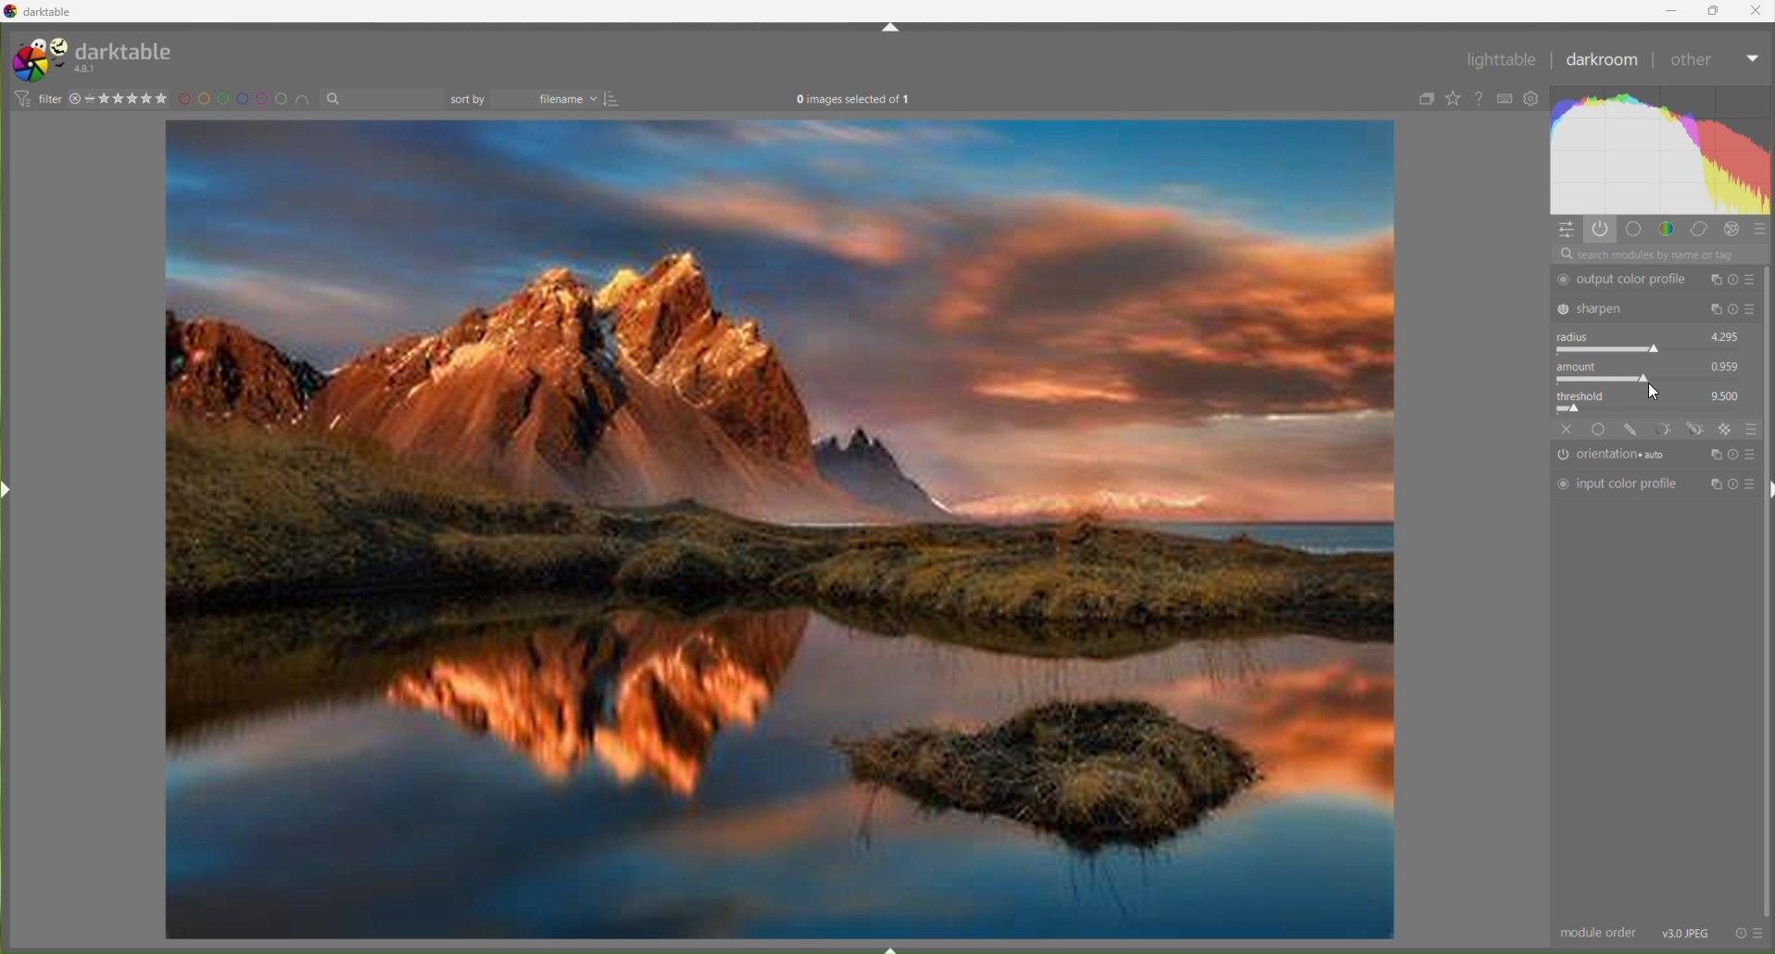  Describe the element at coordinates (1700, 231) in the screenshot. I see `correct` at that location.